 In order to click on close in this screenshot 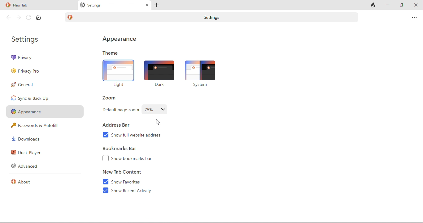, I will do `click(416, 6)`.